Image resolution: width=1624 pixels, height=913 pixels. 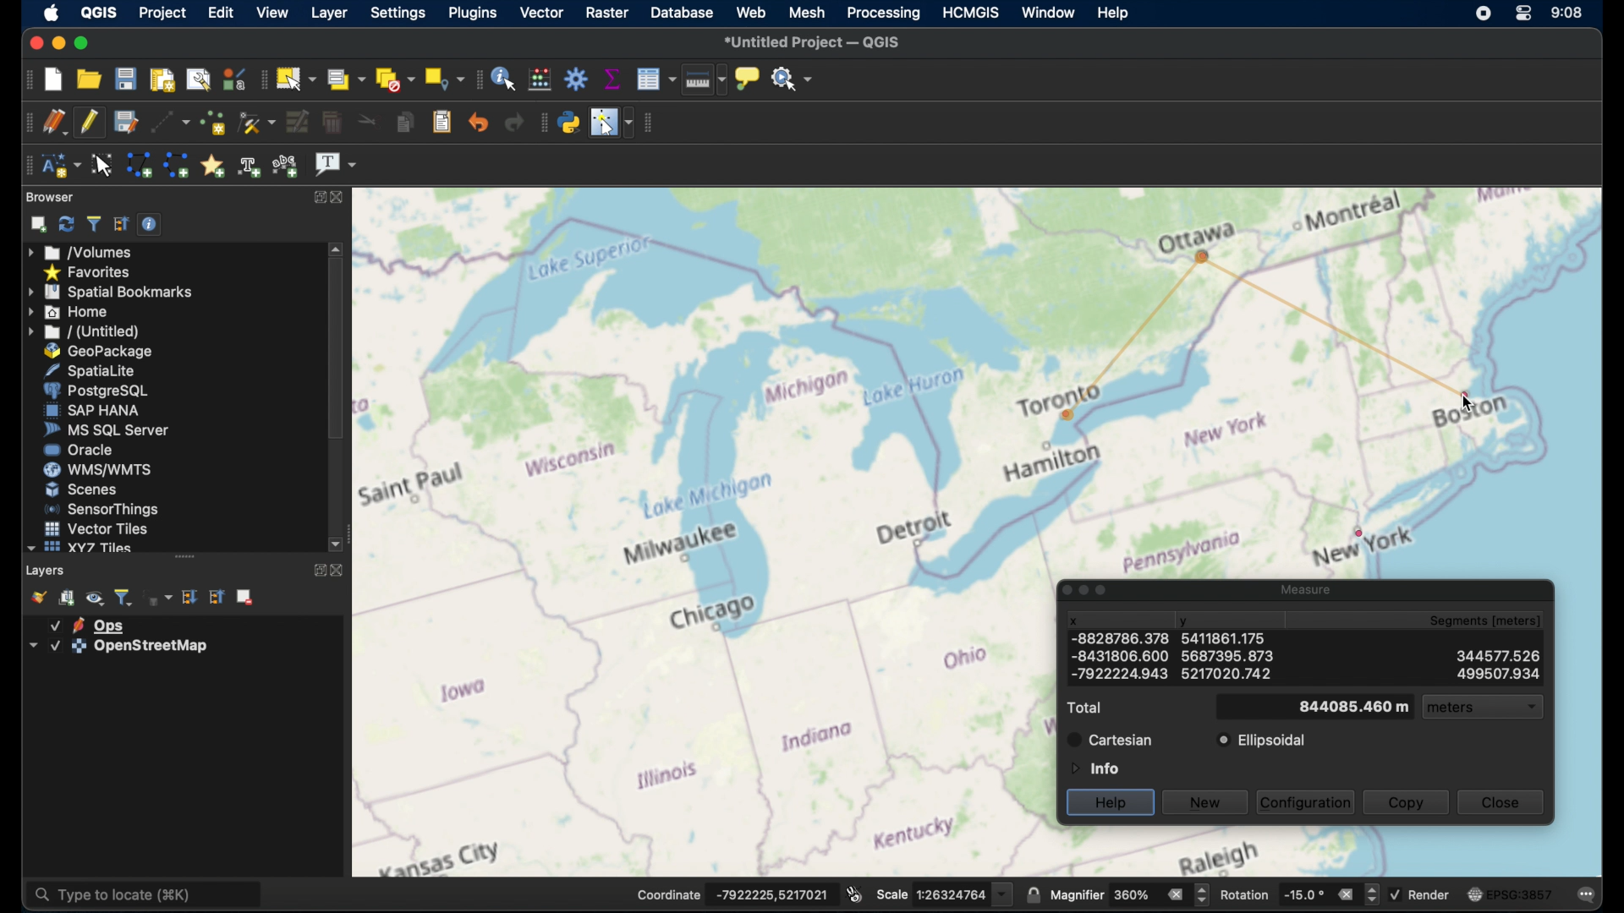 What do you see at coordinates (52, 197) in the screenshot?
I see `browser` at bounding box center [52, 197].